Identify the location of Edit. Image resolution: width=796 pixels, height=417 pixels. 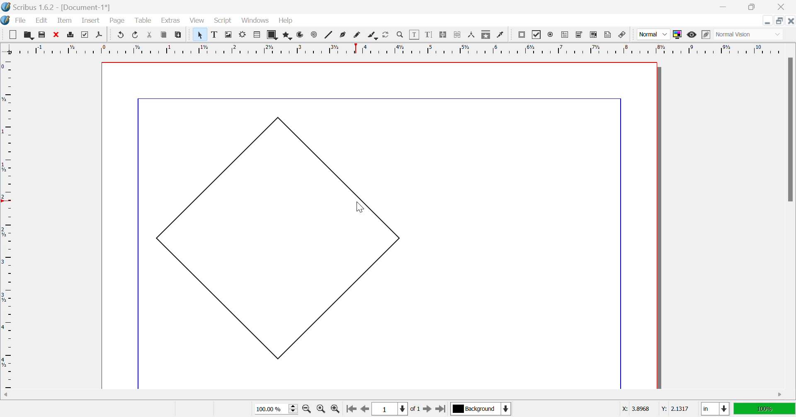
(44, 21).